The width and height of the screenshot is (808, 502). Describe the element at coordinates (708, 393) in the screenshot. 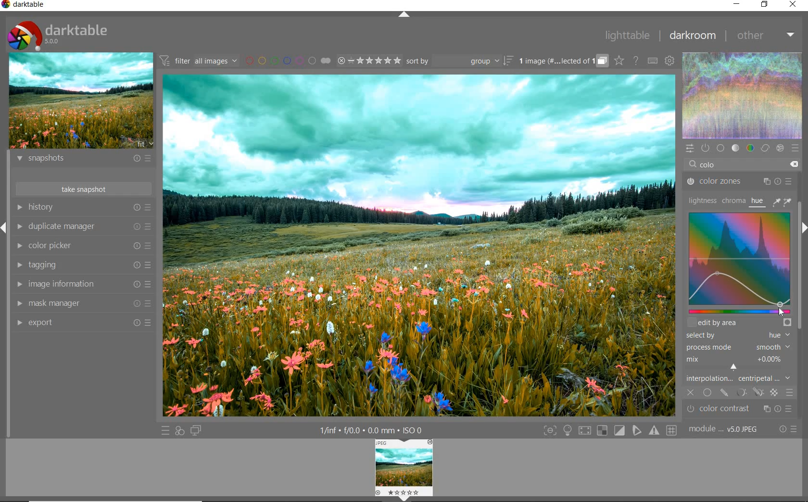

I see `uniformly` at that location.